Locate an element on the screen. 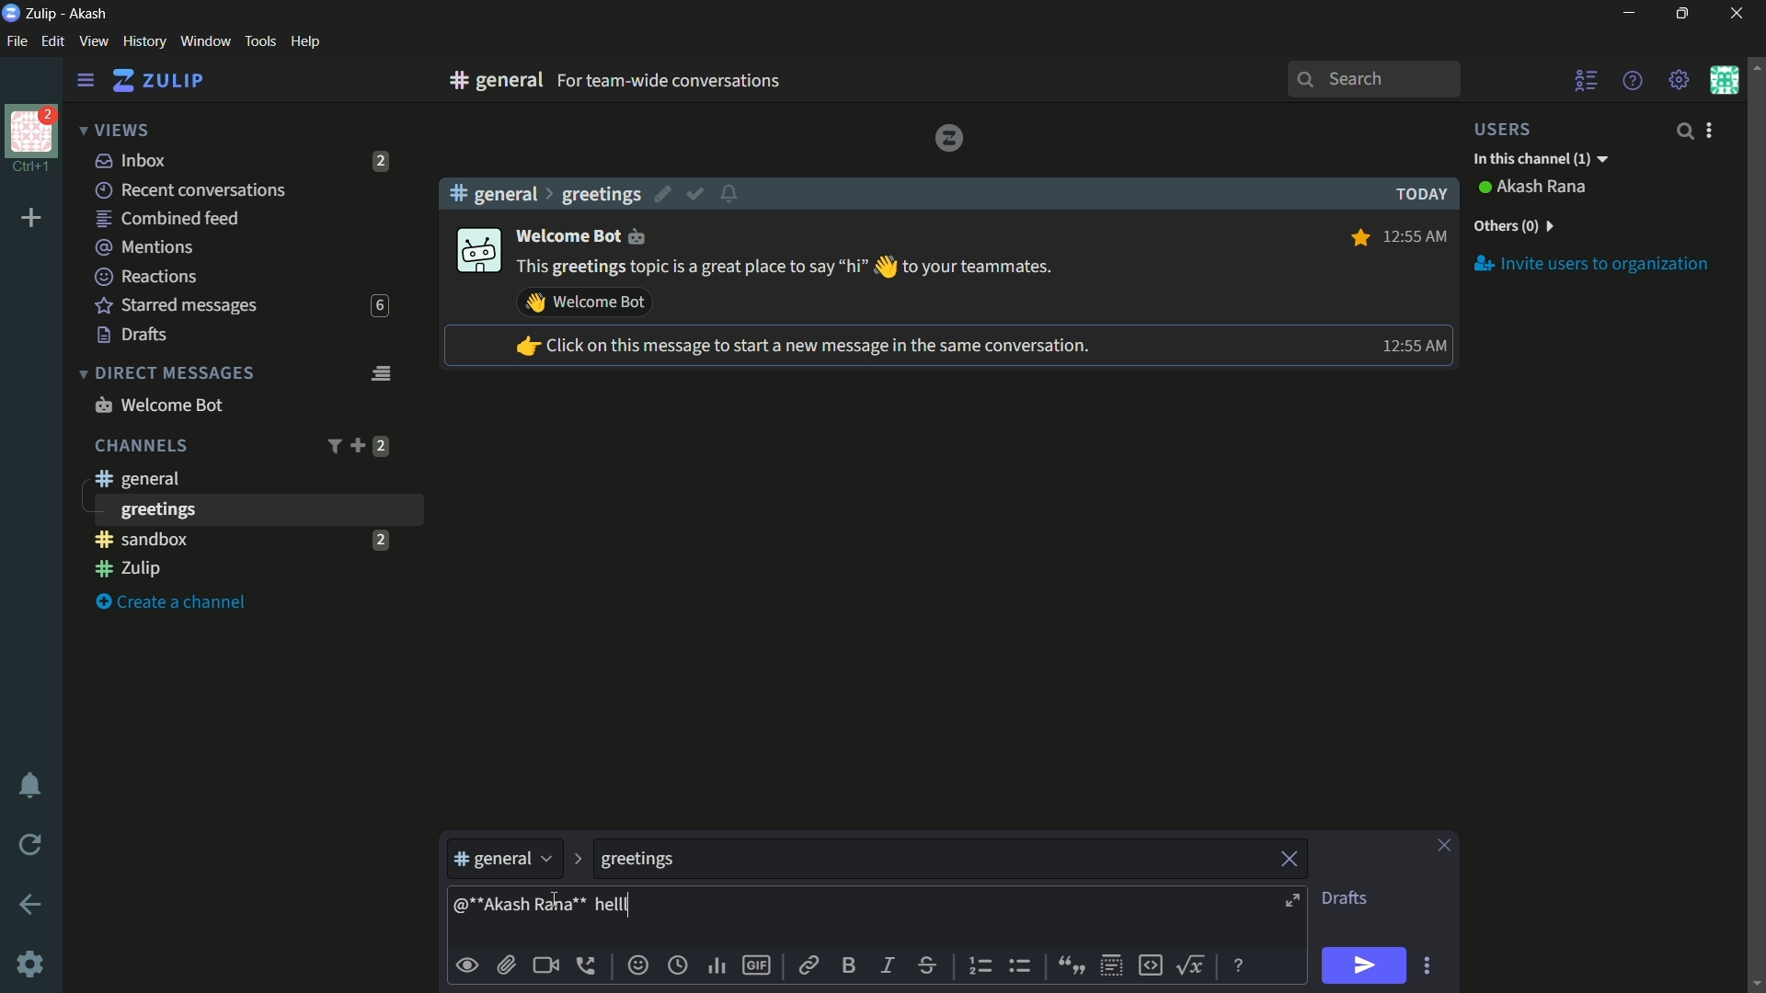  starred messages is located at coordinates (177, 306).